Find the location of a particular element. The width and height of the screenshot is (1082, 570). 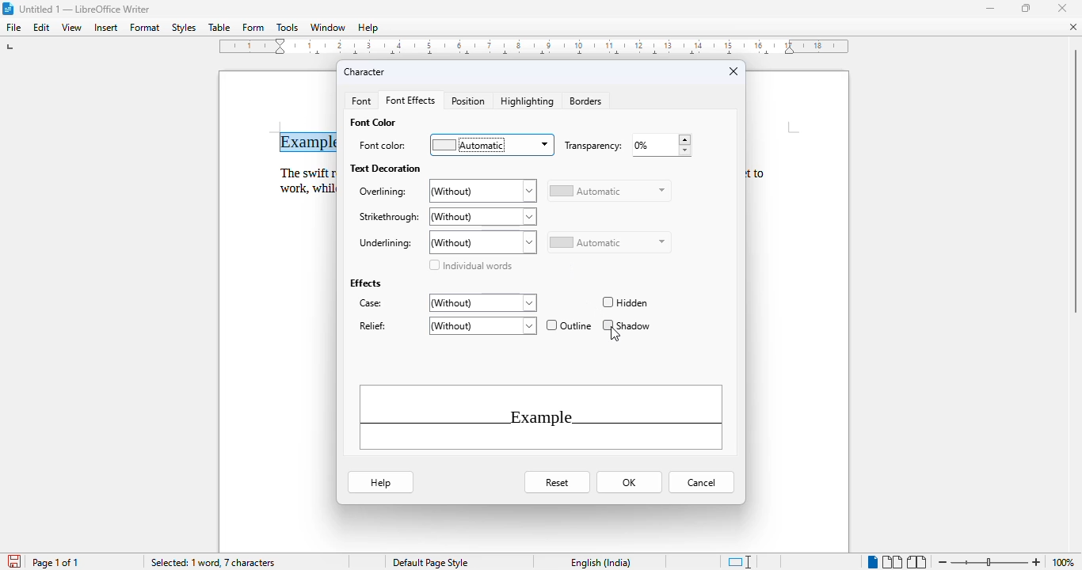

LibreOffice logo is located at coordinates (7, 9).